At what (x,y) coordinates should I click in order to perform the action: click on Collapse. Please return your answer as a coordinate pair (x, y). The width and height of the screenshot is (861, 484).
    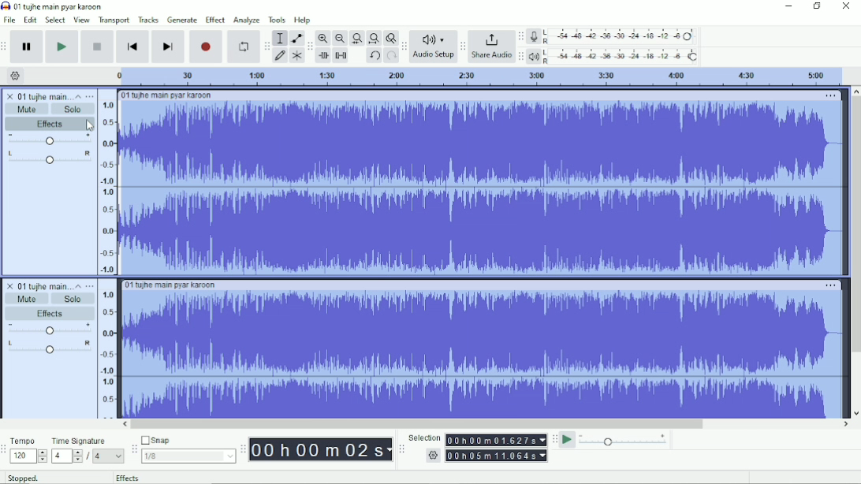
    Looking at the image, I should click on (78, 96).